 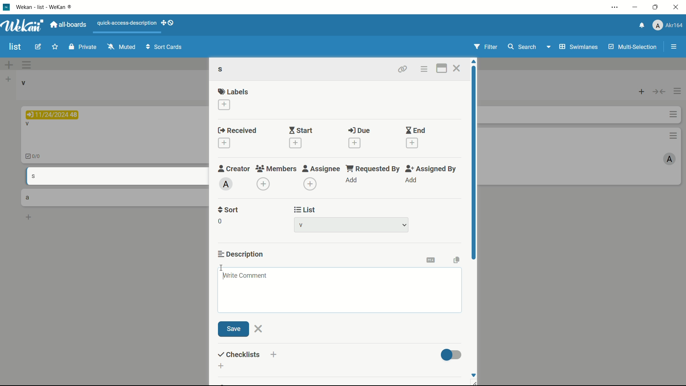 I want to click on maximize card, so click(x=442, y=68).